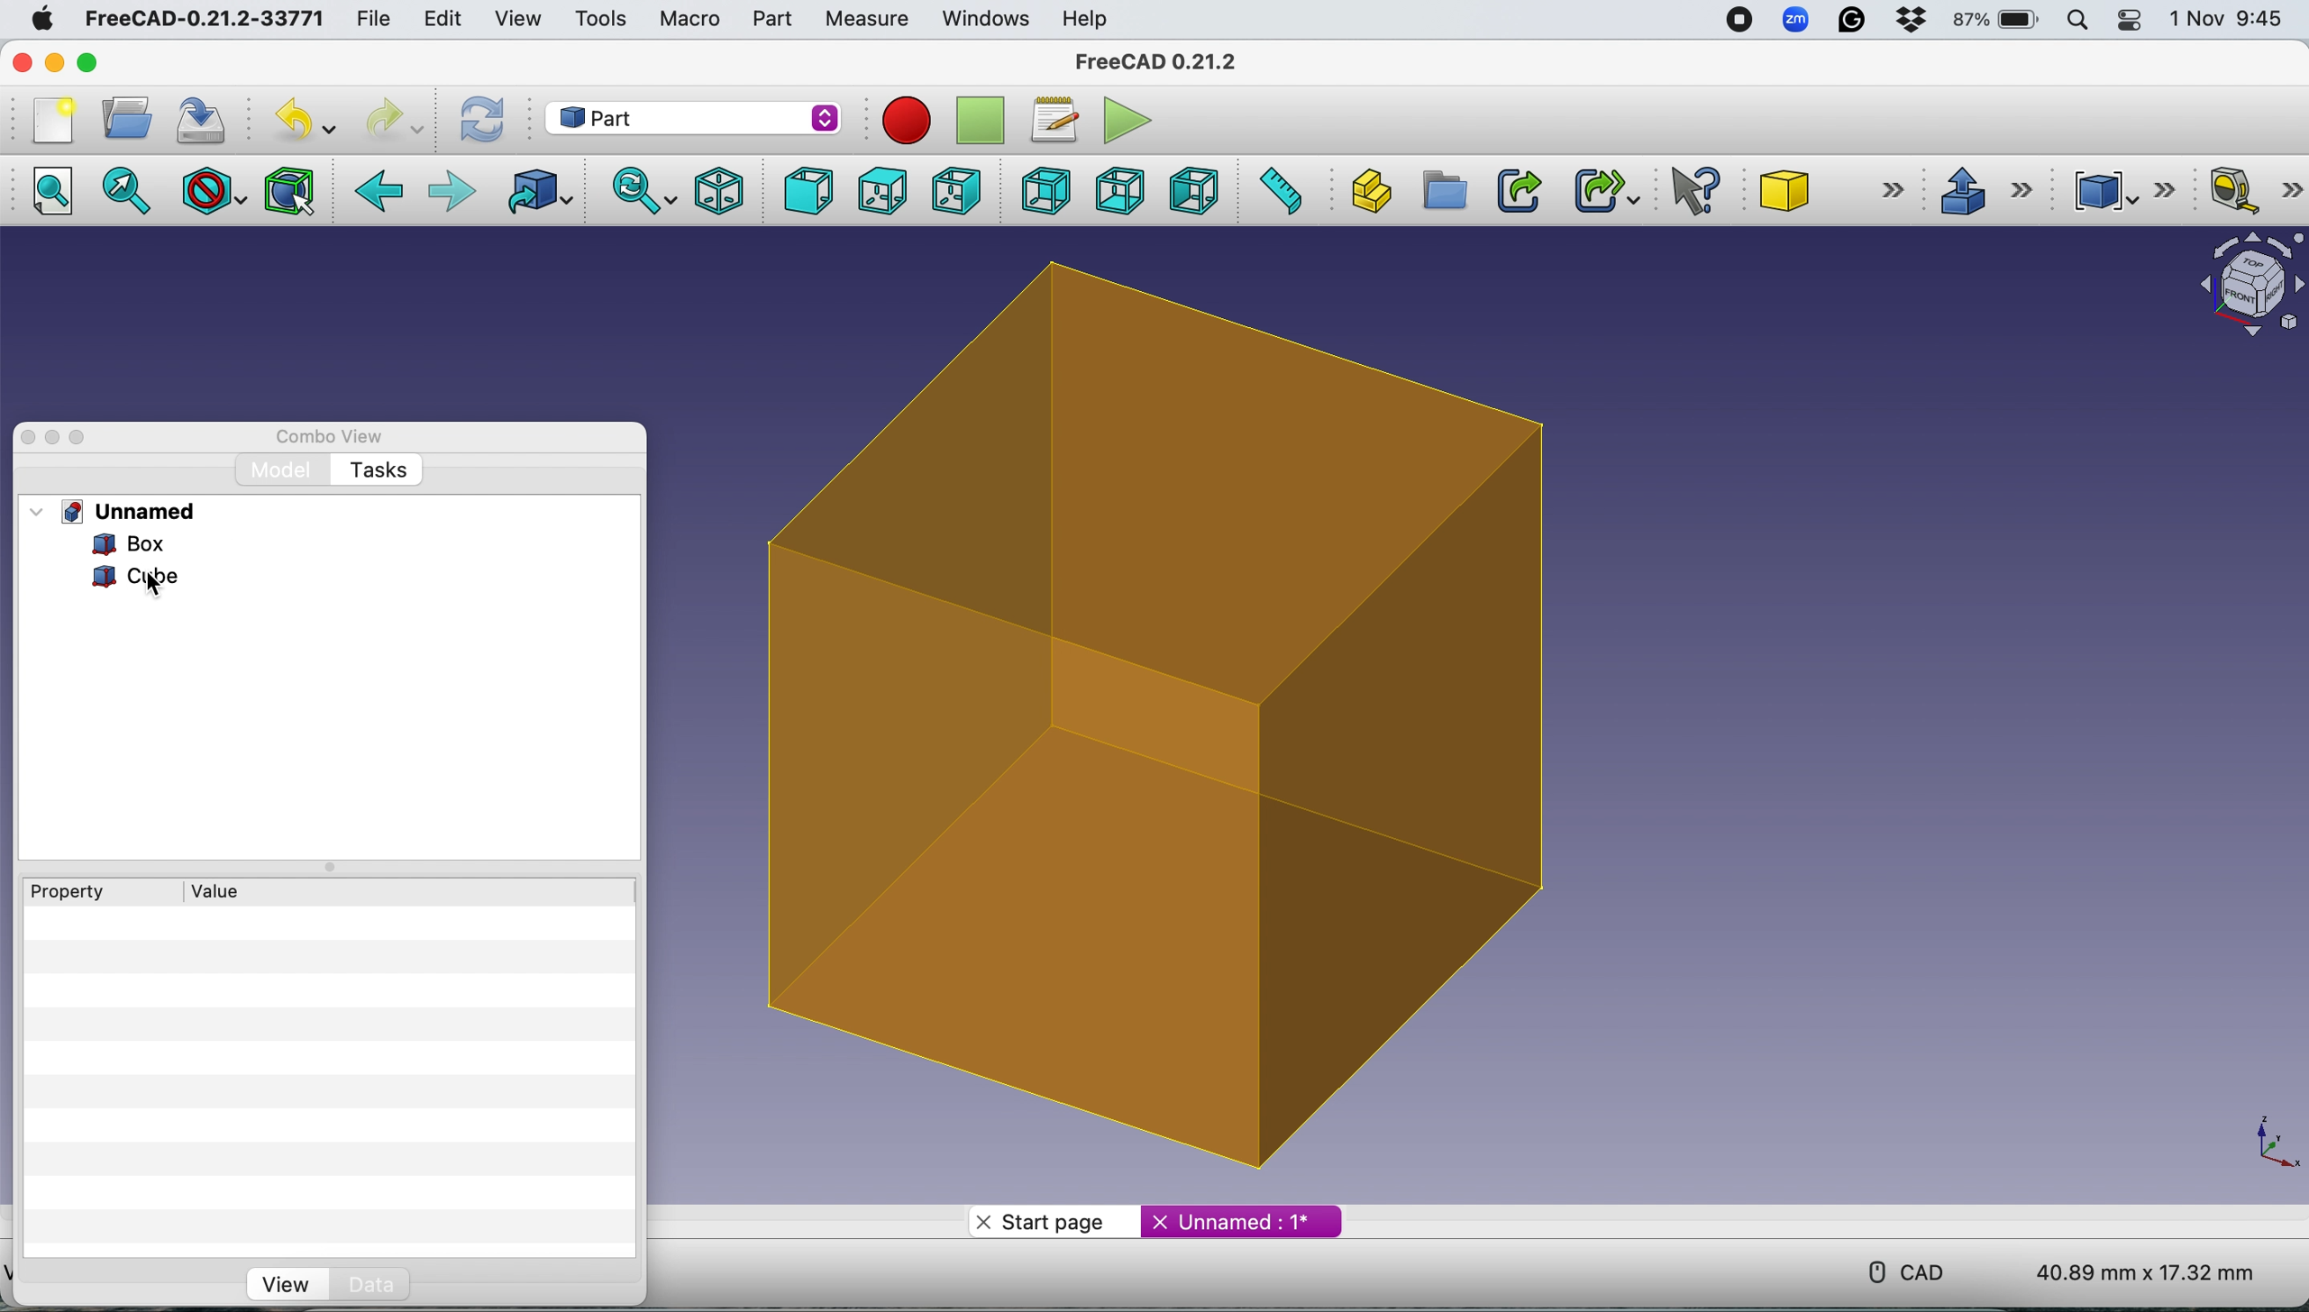 The image size is (2309, 1312). Describe the element at coordinates (911, 123) in the screenshot. I see `Record macros` at that location.